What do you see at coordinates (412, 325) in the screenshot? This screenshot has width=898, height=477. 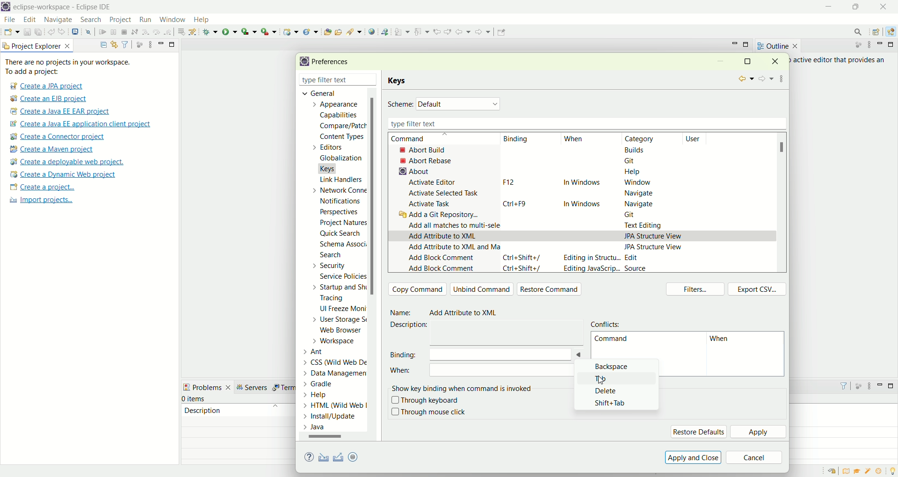 I see `description` at bounding box center [412, 325].